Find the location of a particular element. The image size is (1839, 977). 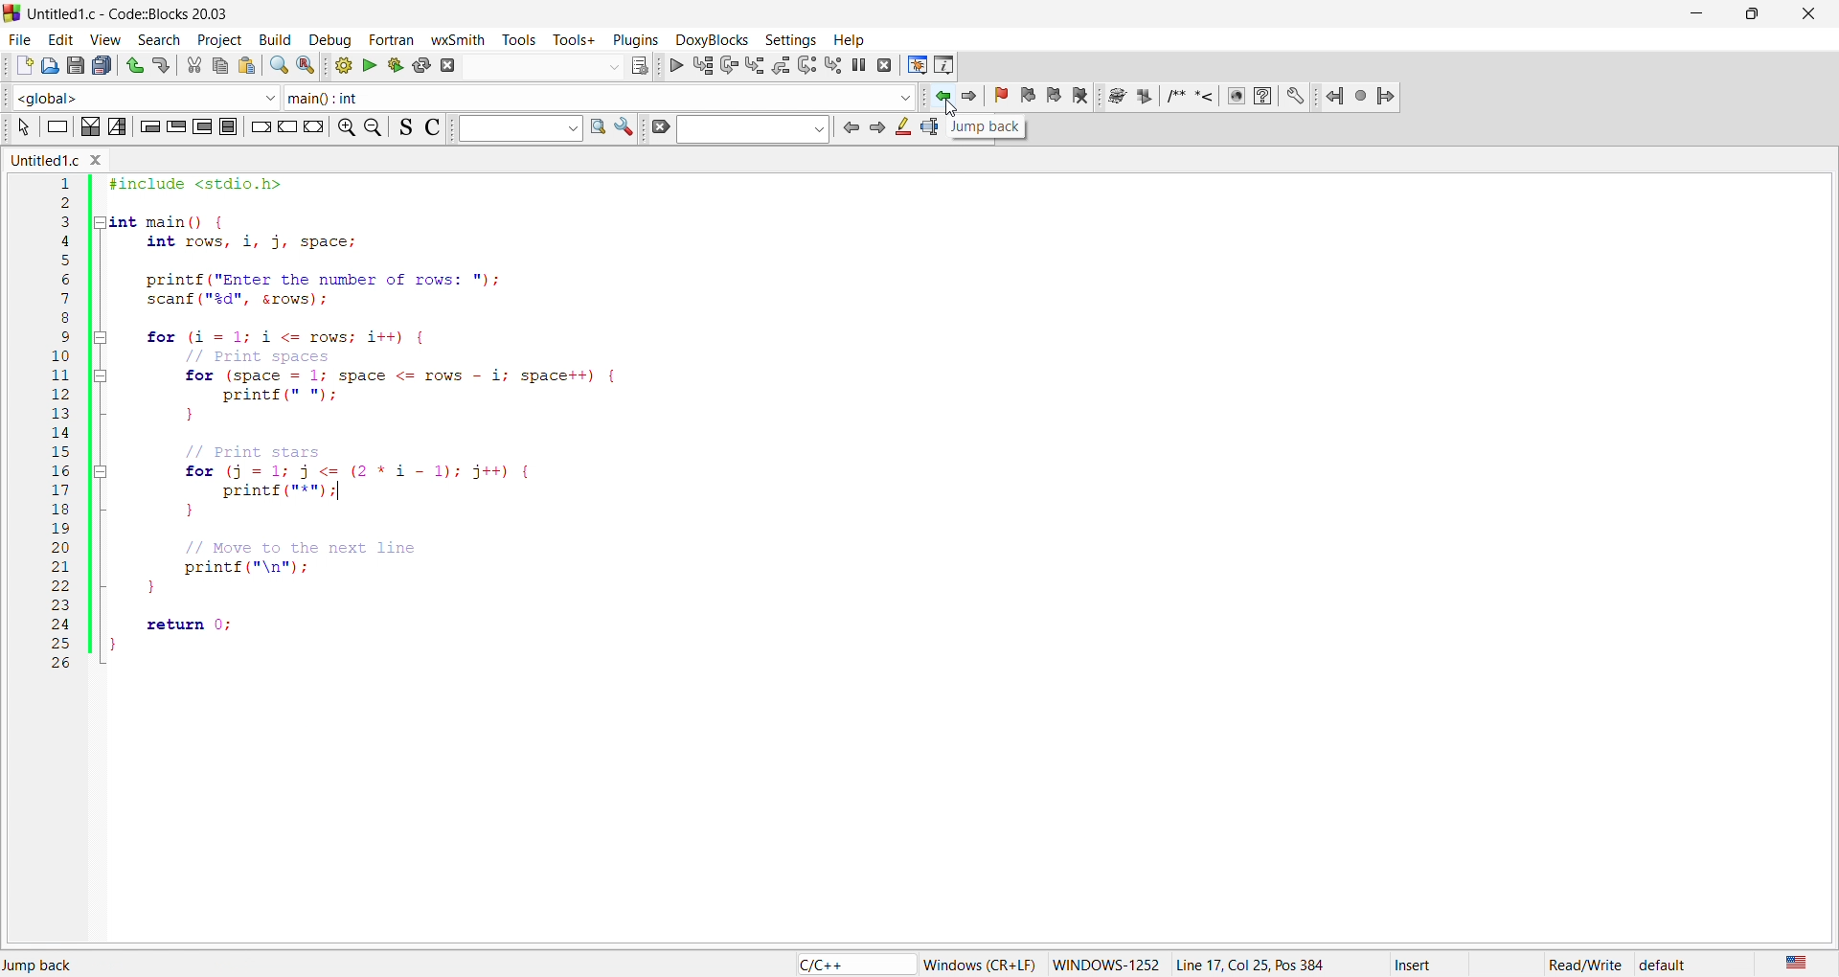

minimize is located at coordinates (1698, 13).